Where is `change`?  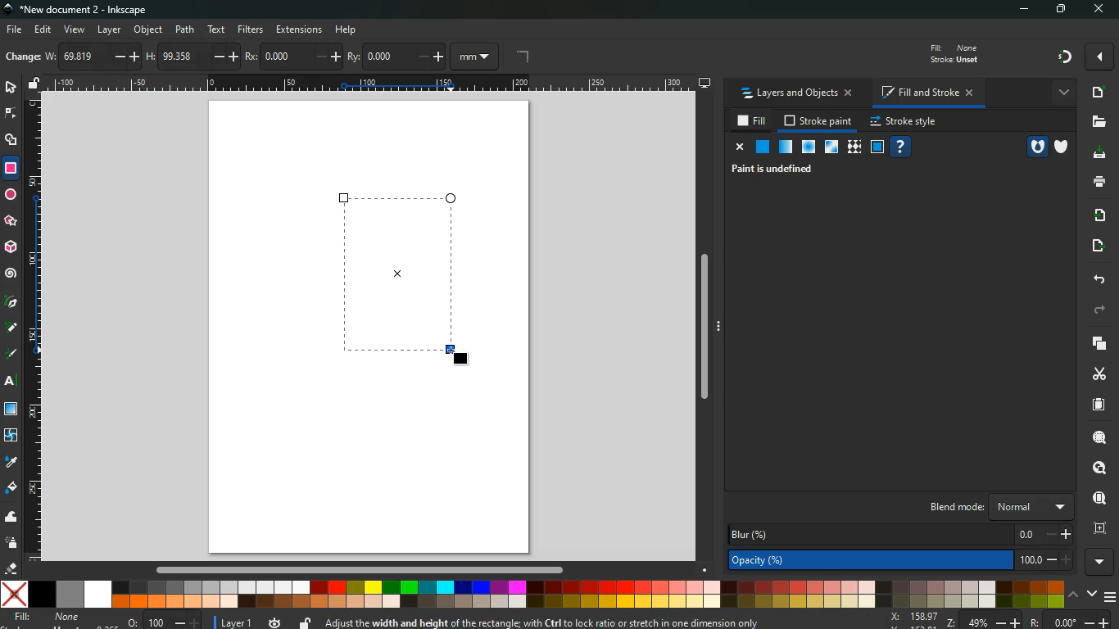
change is located at coordinates (22, 57).